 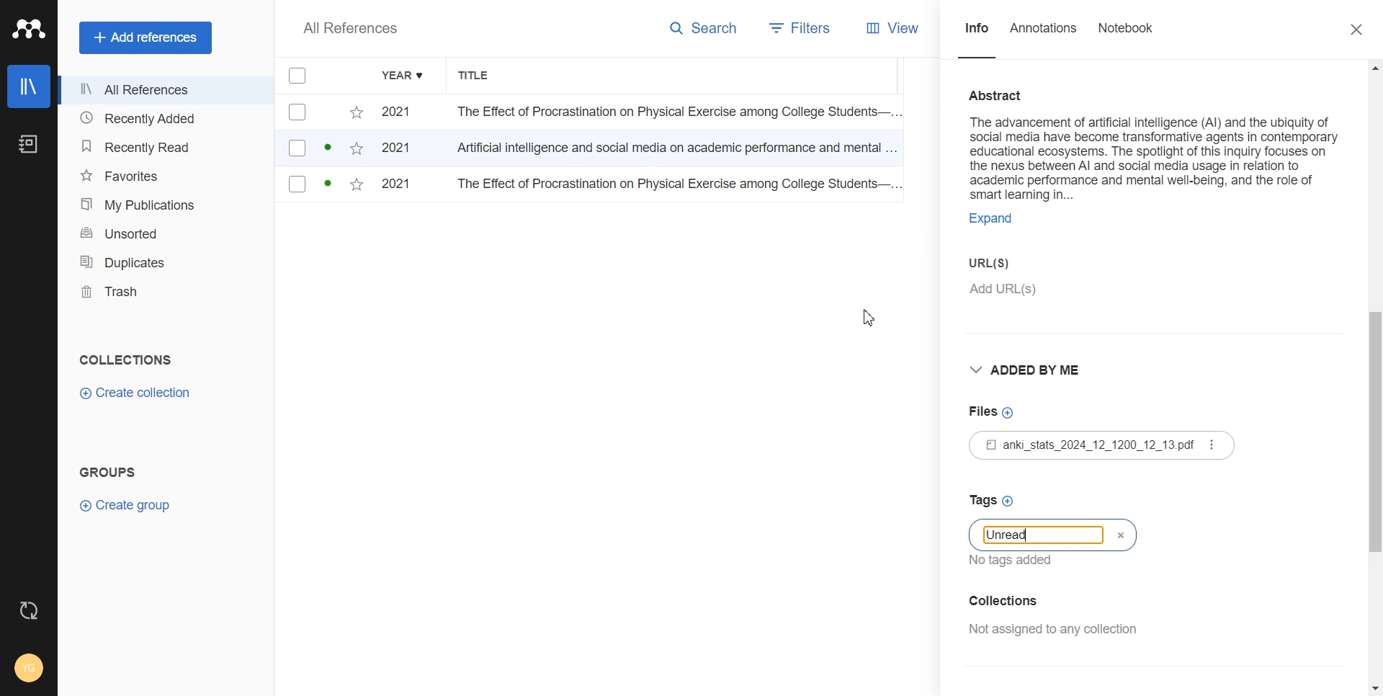 What do you see at coordinates (1044, 37) in the screenshot?
I see `Annotations` at bounding box center [1044, 37].